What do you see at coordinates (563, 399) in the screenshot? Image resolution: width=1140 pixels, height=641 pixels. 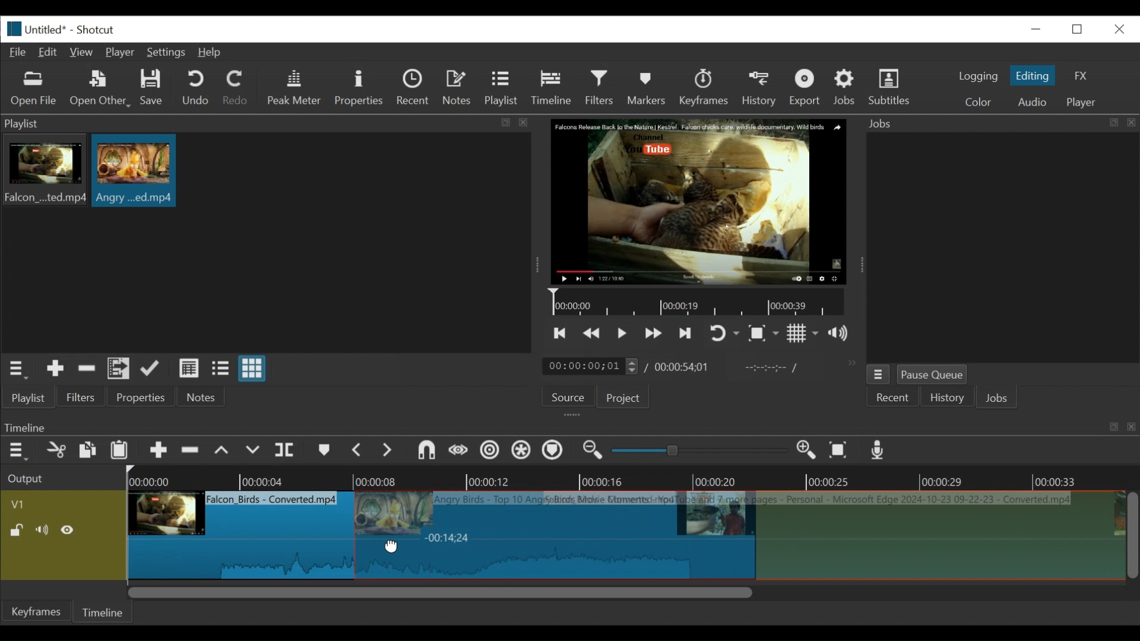 I see `Source` at bounding box center [563, 399].